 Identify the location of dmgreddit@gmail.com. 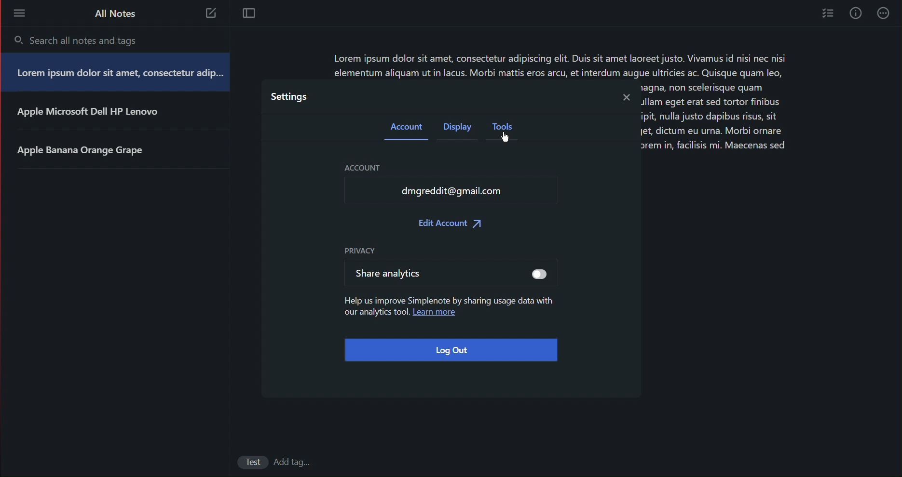
(463, 192).